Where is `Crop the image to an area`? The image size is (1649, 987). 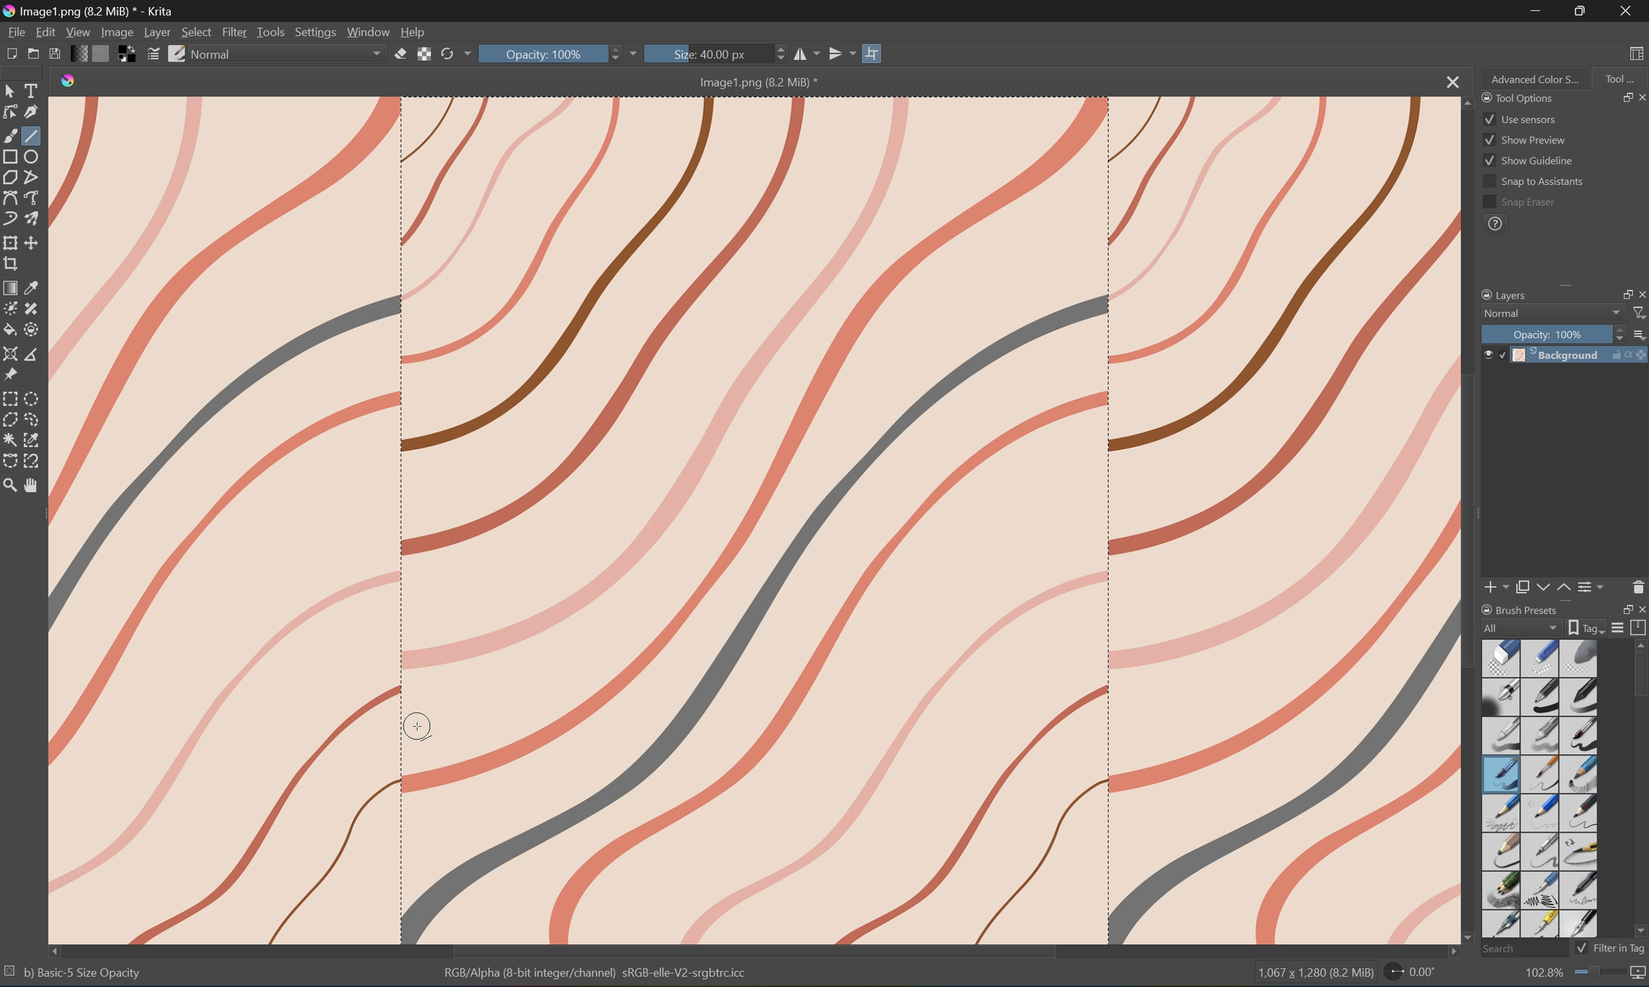
Crop the image to an area is located at coordinates (11, 264).